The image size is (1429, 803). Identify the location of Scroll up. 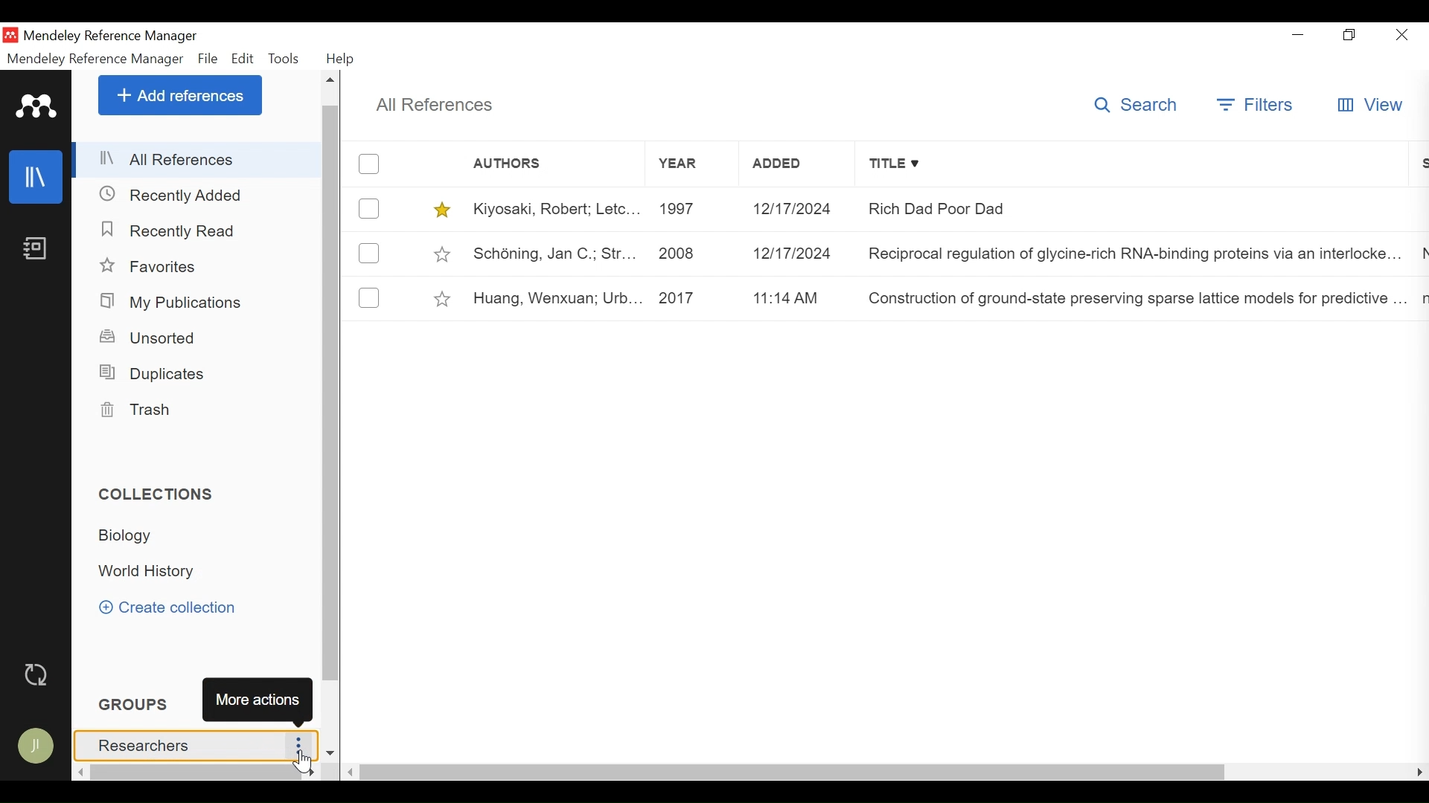
(332, 80).